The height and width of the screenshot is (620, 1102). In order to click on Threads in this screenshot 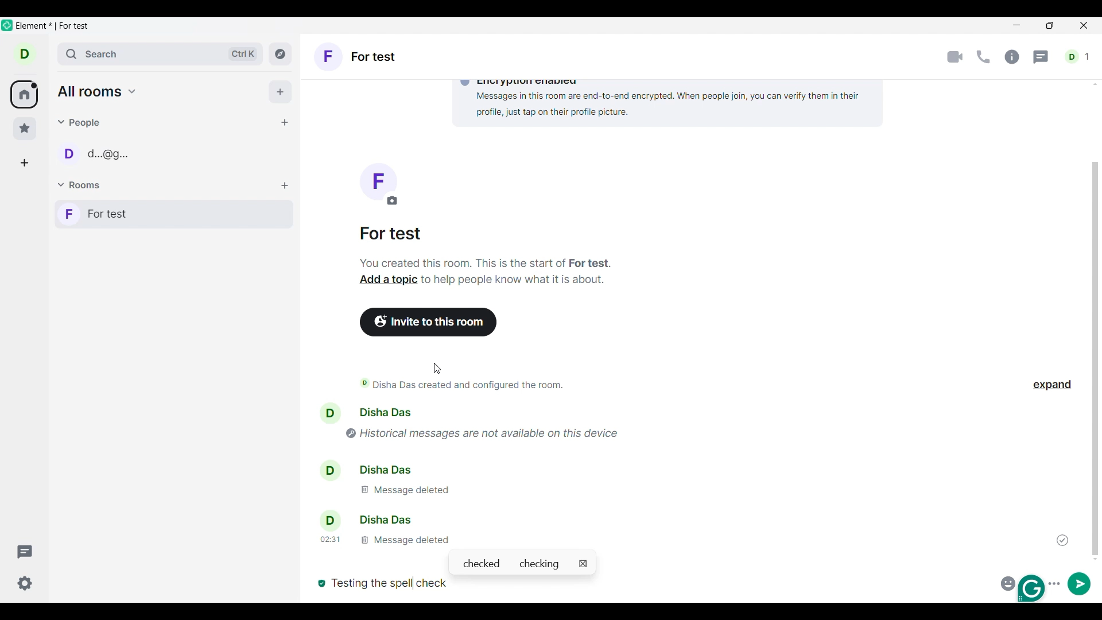, I will do `click(25, 552)`.